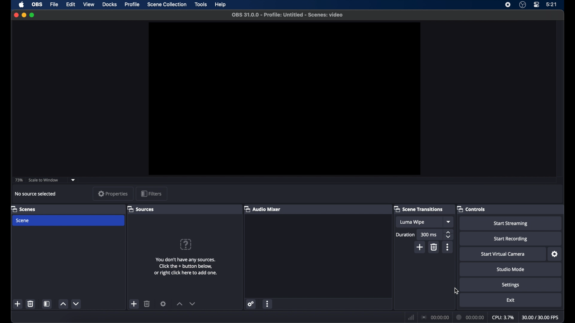 This screenshot has height=323, width=575. What do you see at coordinates (44, 180) in the screenshot?
I see `scale to window` at bounding box center [44, 180].